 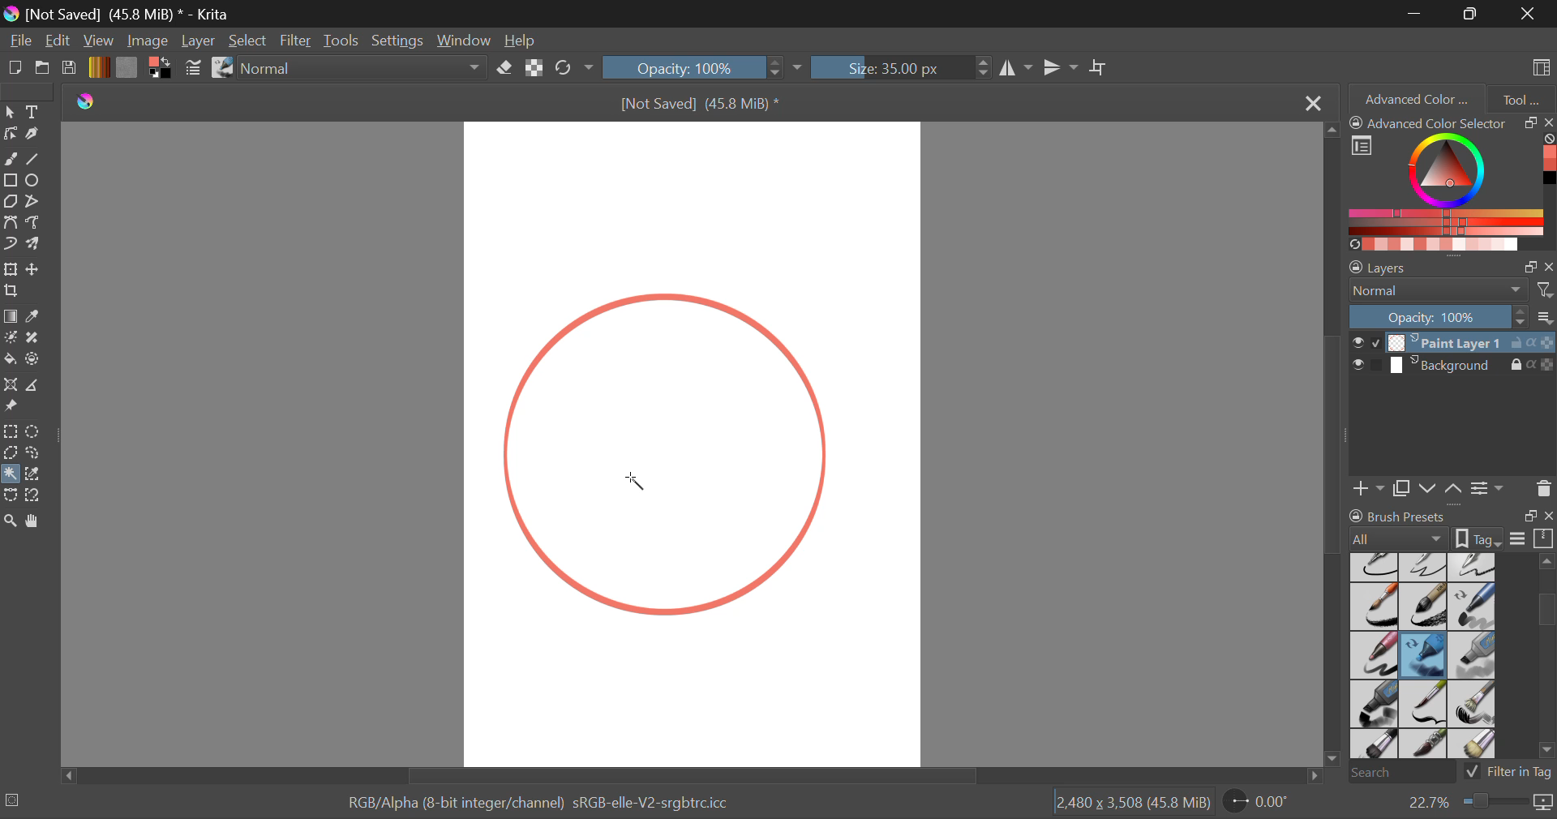 I want to click on Eyedropper, so click(x=37, y=317).